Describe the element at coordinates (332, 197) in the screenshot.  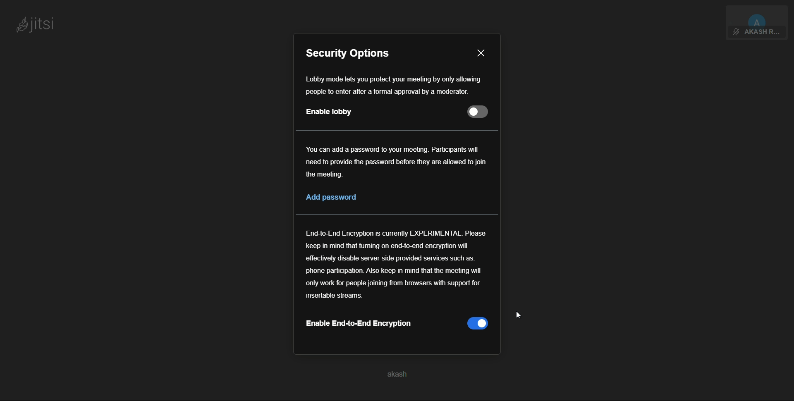
I see `add password` at that location.